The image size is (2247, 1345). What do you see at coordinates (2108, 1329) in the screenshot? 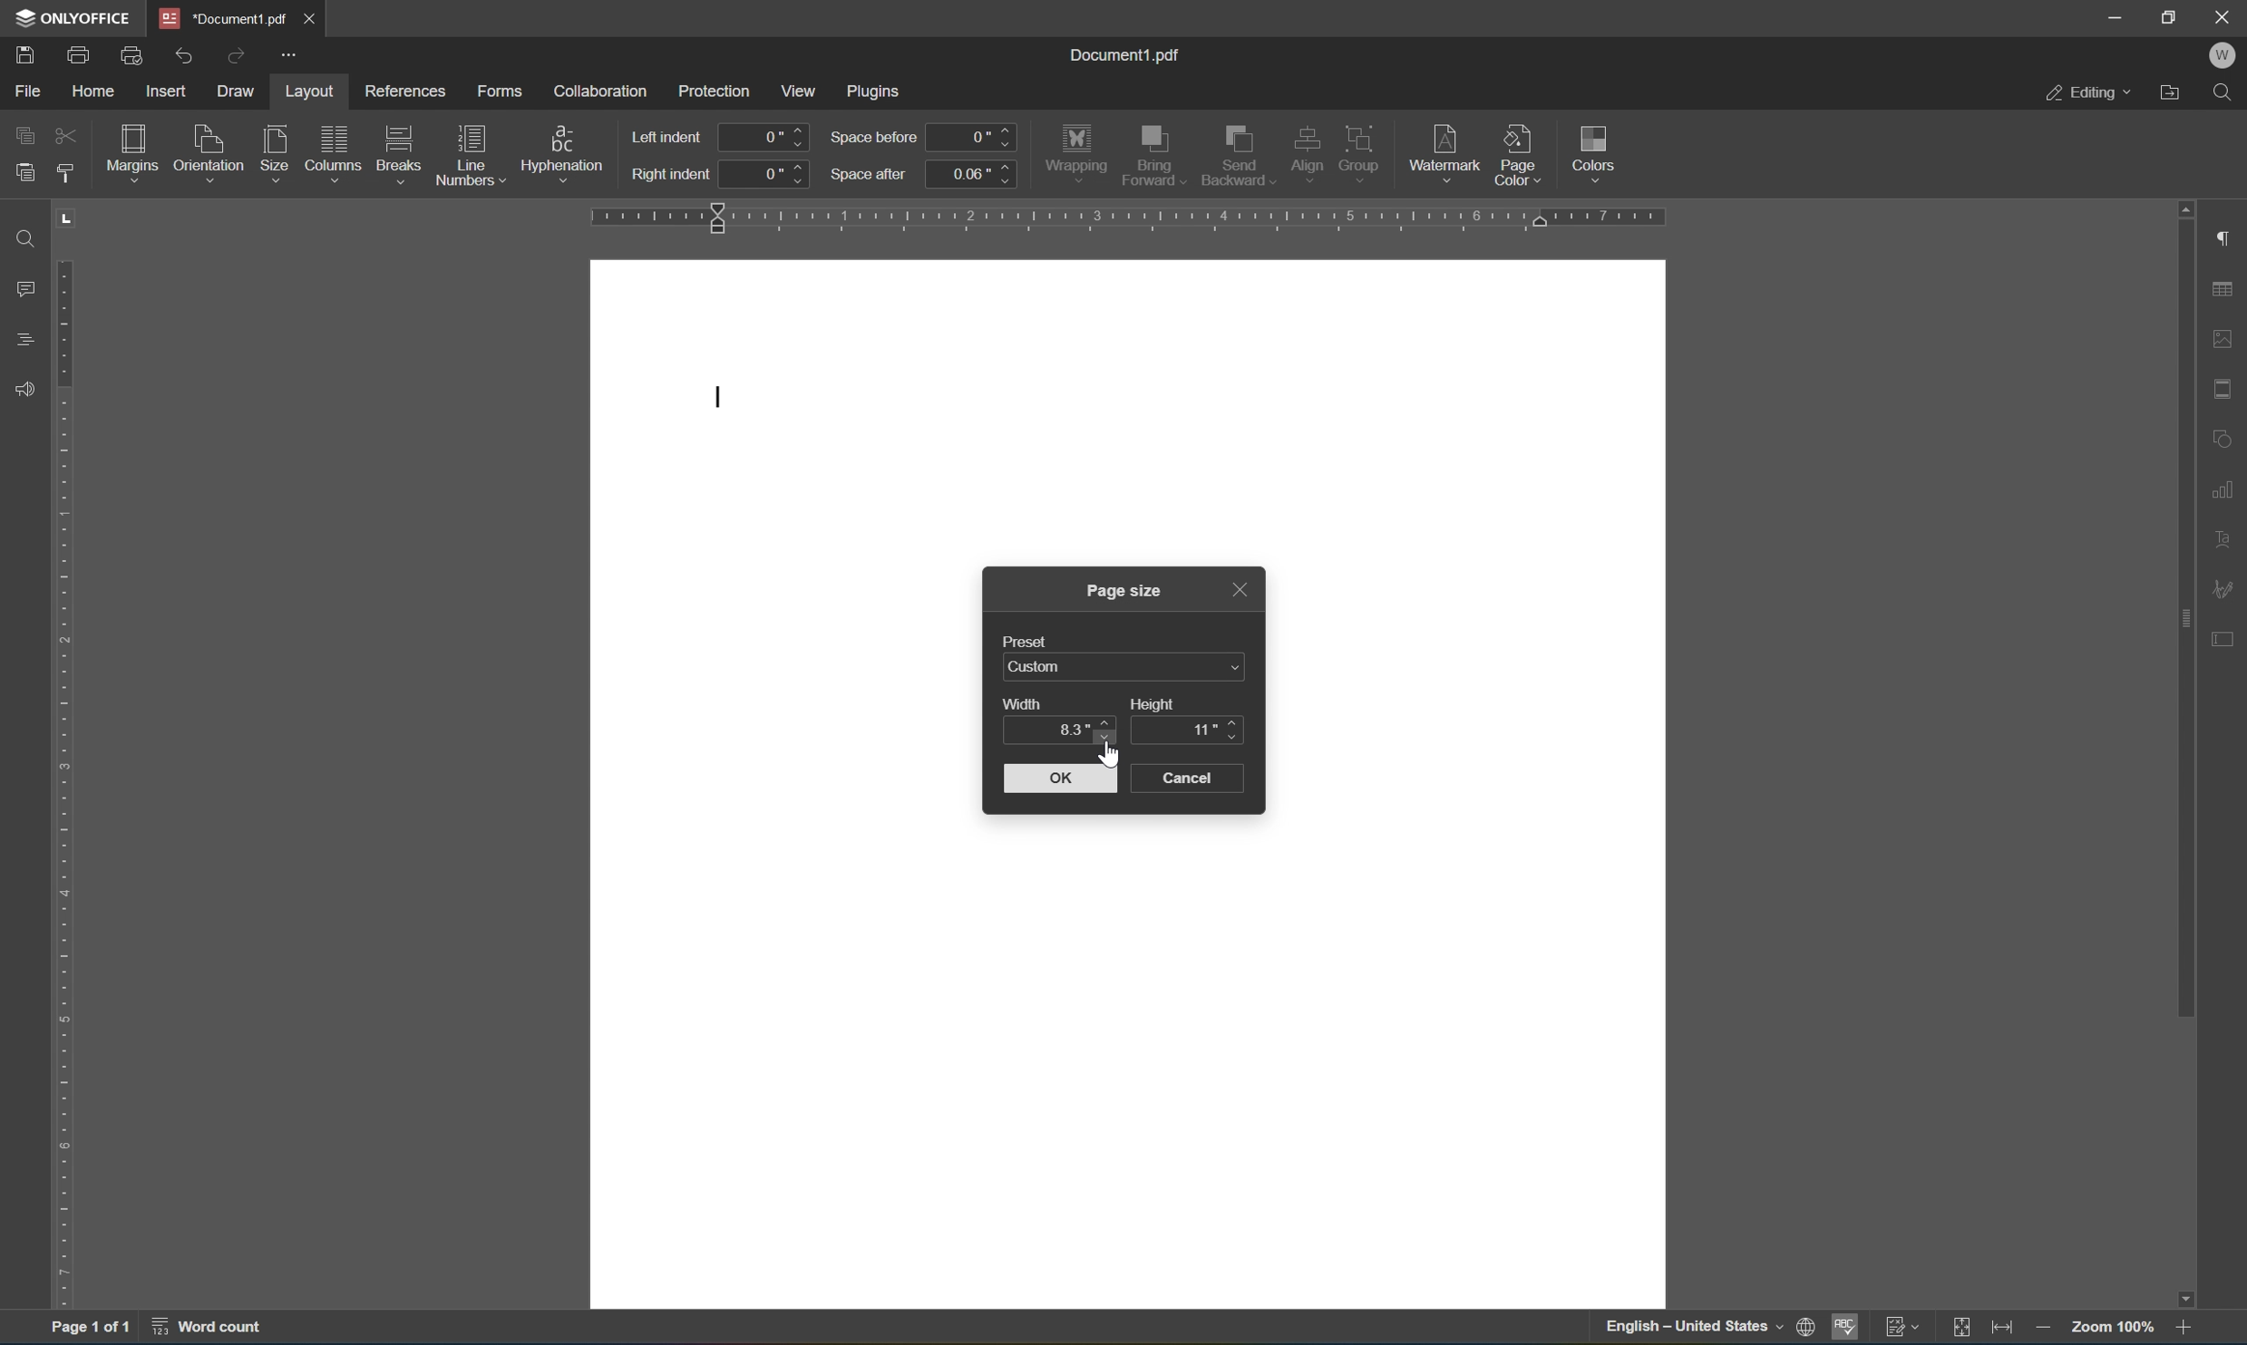
I see `zoom 100%` at bounding box center [2108, 1329].